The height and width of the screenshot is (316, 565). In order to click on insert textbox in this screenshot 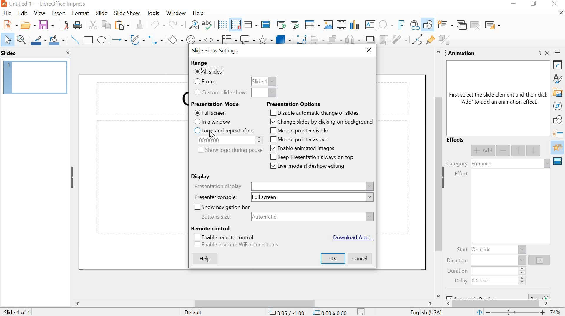, I will do `click(370, 25)`.